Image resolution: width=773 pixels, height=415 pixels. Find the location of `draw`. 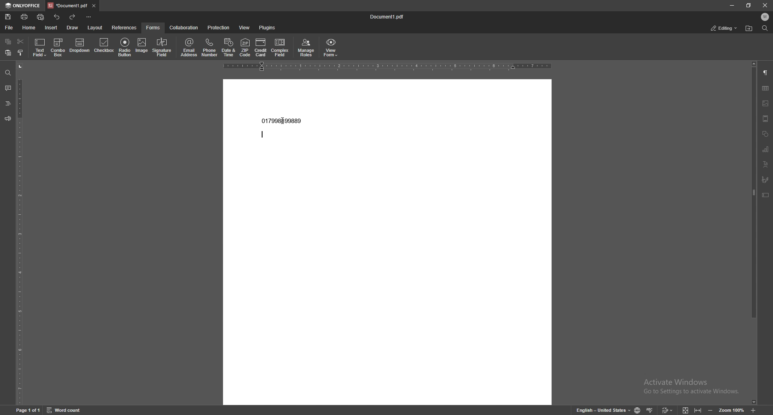

draw is located at coordinates (72, 28).